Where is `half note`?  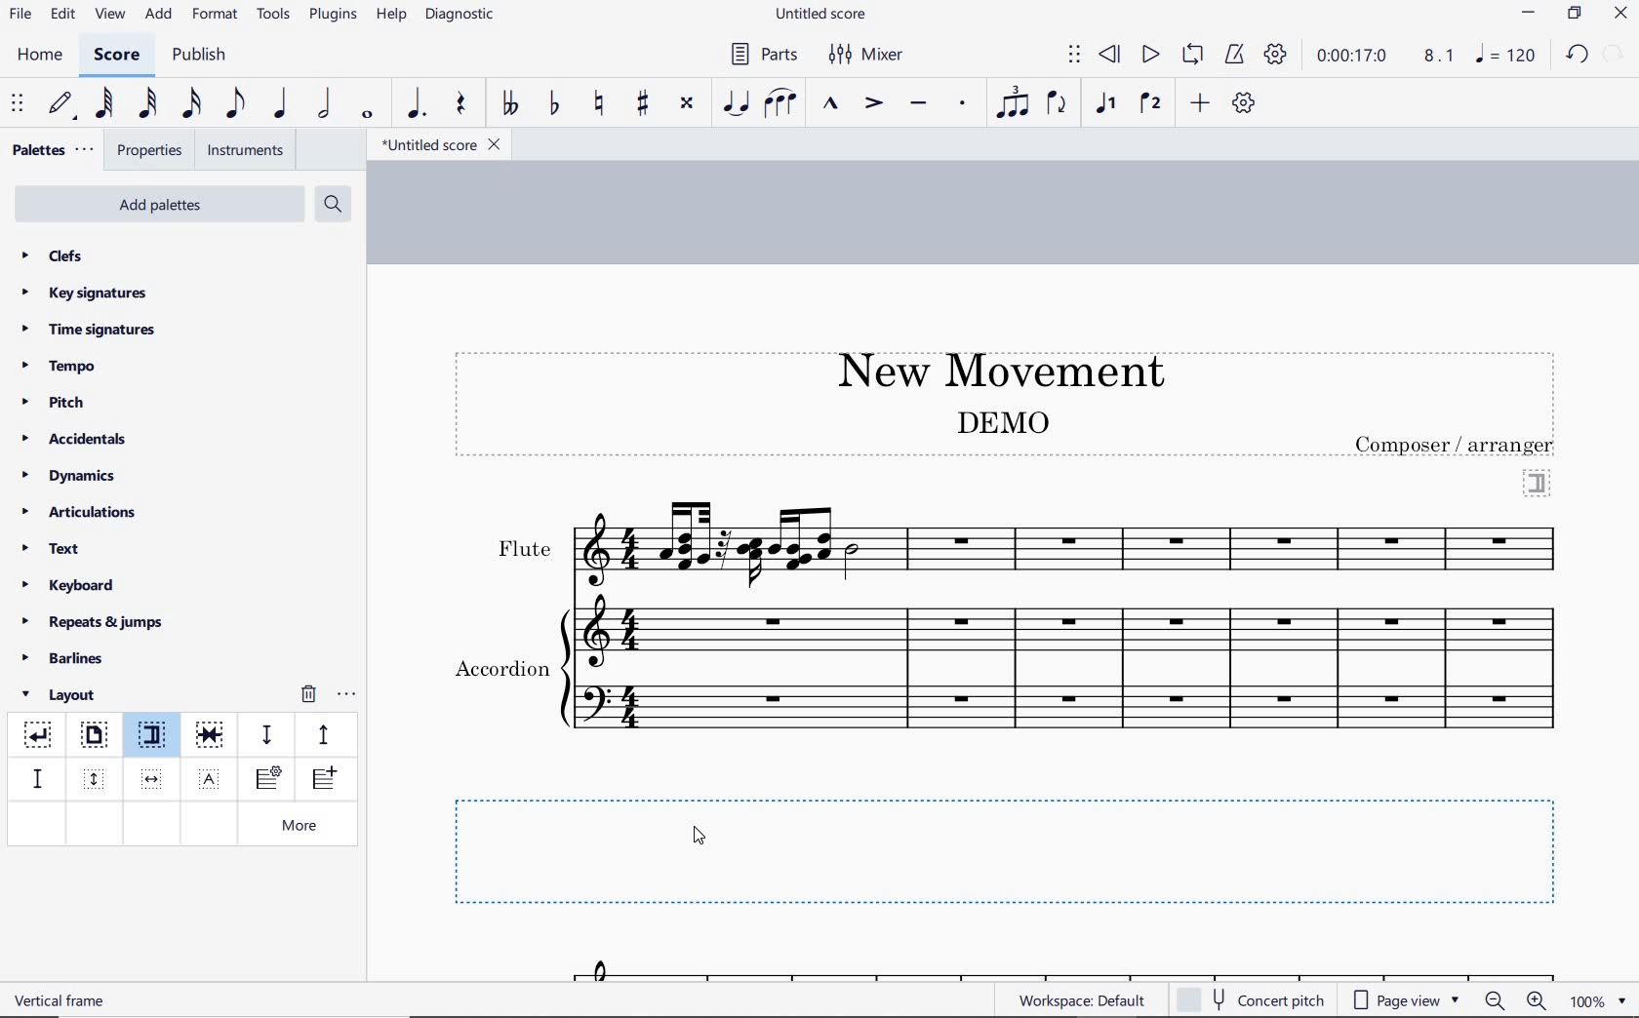 half note is located at coordinates (324, 104).